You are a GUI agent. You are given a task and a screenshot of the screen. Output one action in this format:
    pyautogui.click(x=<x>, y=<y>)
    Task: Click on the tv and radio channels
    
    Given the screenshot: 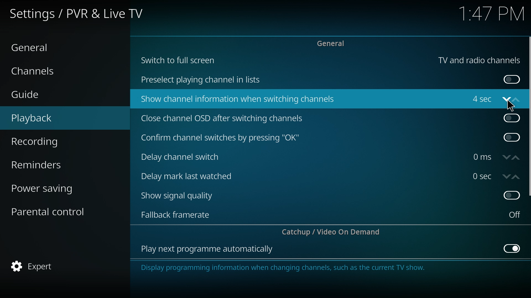 What is the action you would take?
    pyautogui.click(x=479, y=60)
    